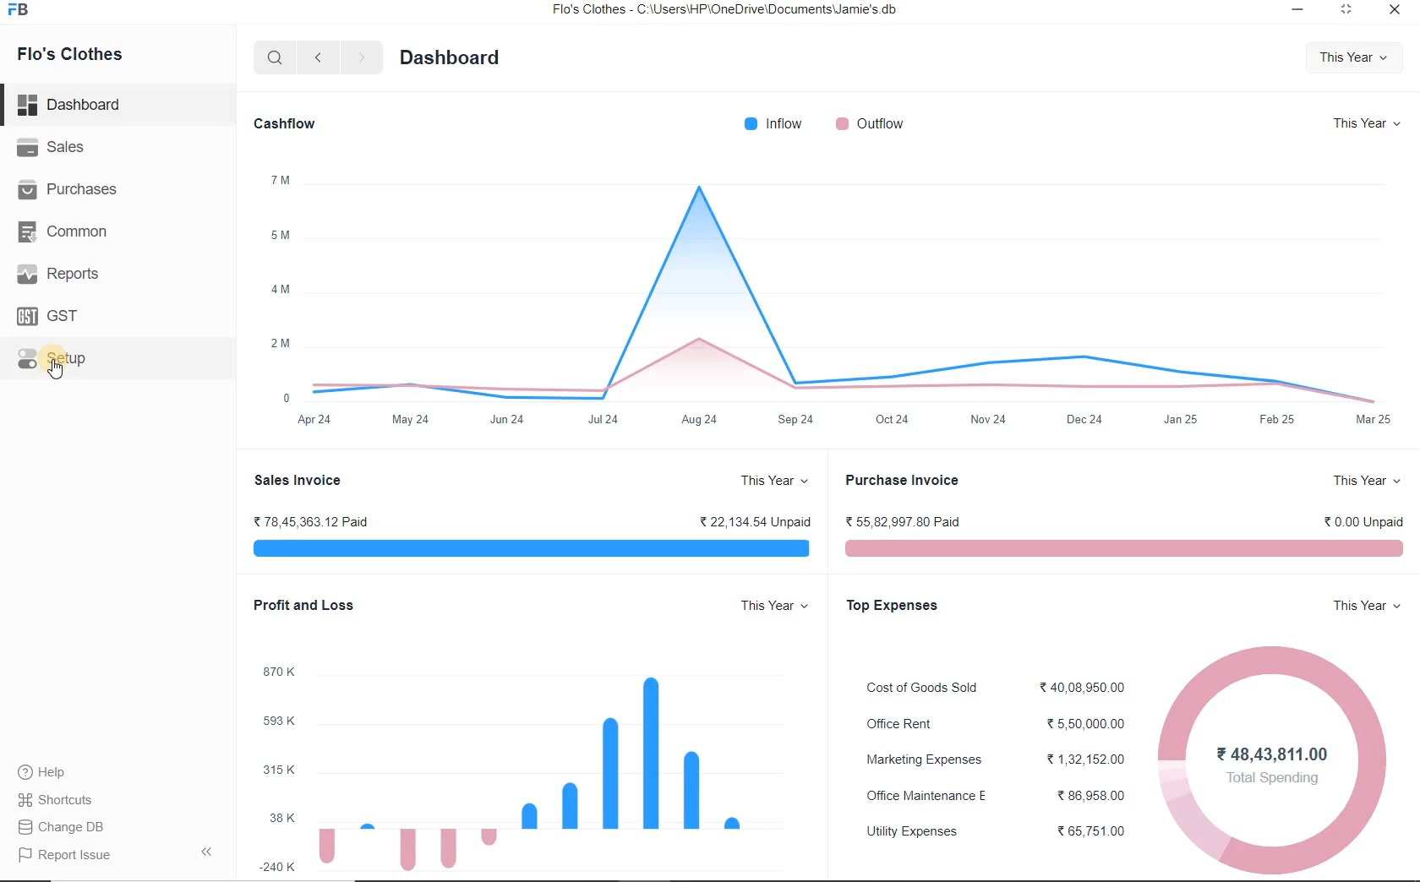 This screenshot has width=1420, height=882. Describe the element at coordinates (1352, 56) in the screenshot. I see `This Year` at that location.